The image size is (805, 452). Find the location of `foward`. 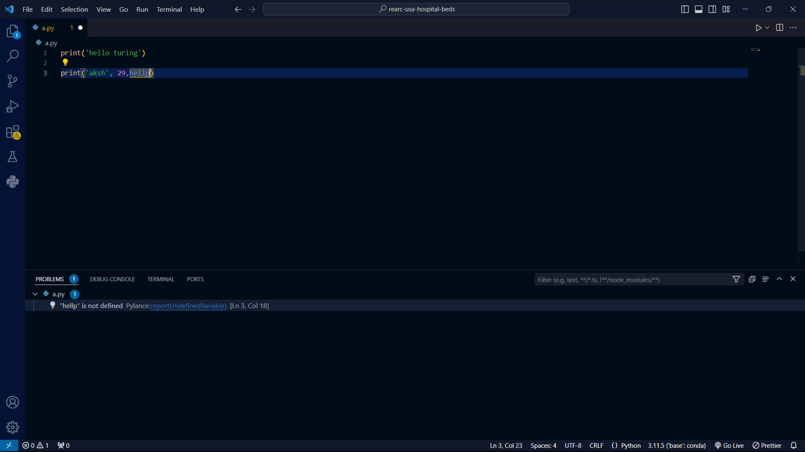

foward is located at coordinates (254, 10).